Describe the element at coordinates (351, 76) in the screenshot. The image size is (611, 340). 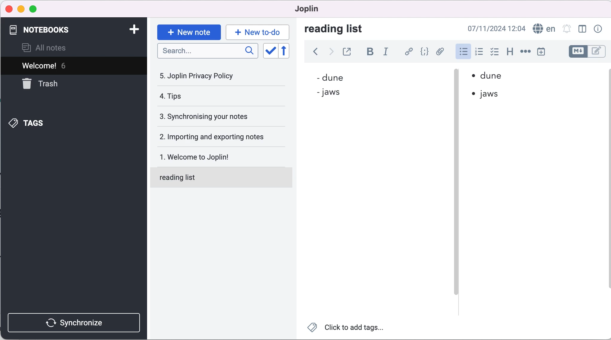
I see `dune` at that location.